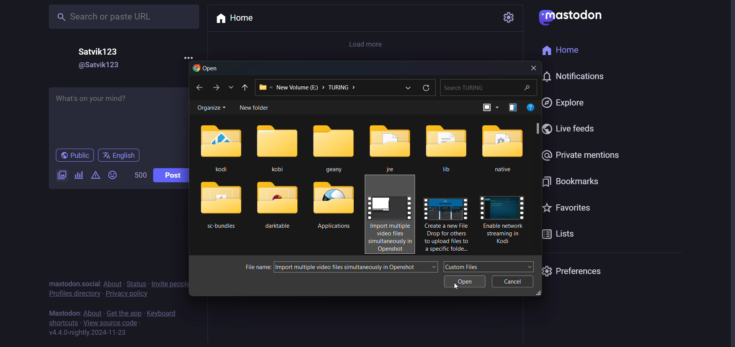 This screenshot has width=735, height=347. What do you see at coordinates (257, 108) in the screenshot?
I see `new folder` at bounding box center [257, 108].